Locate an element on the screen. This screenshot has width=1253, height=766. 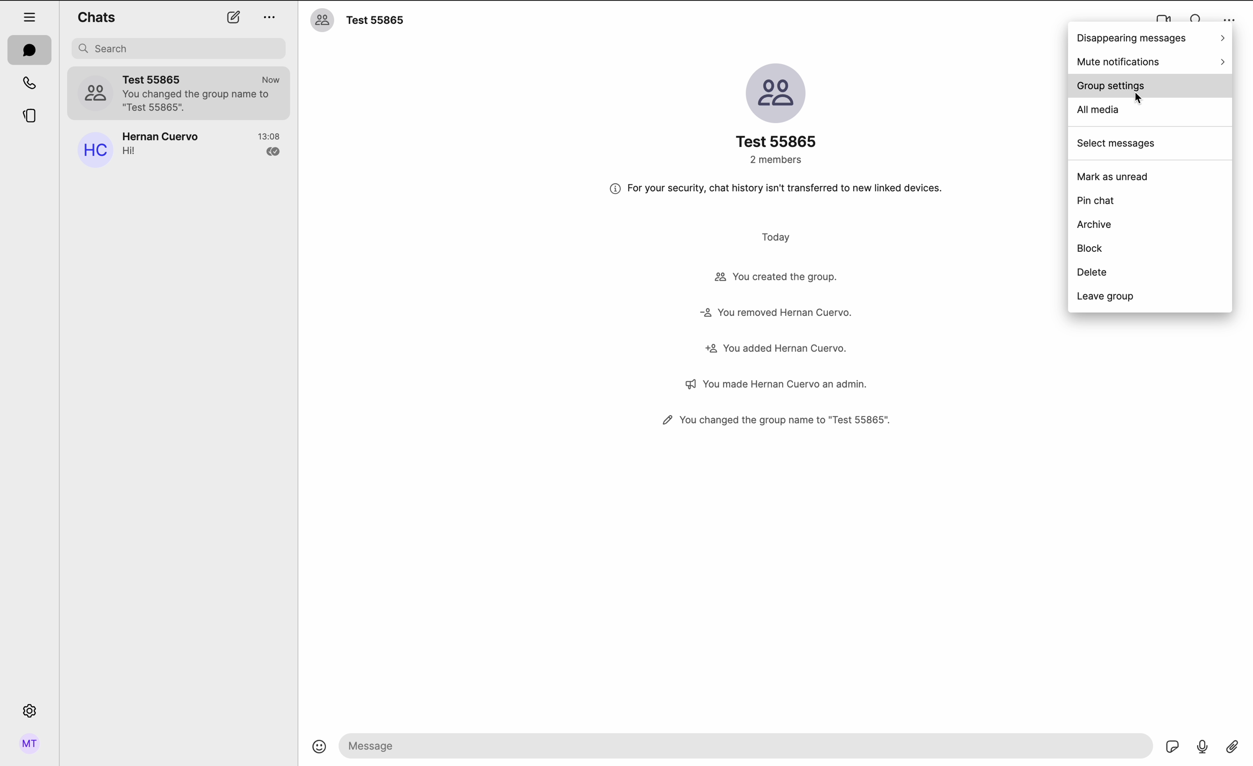
archive is located at coordinates (1097, 224).